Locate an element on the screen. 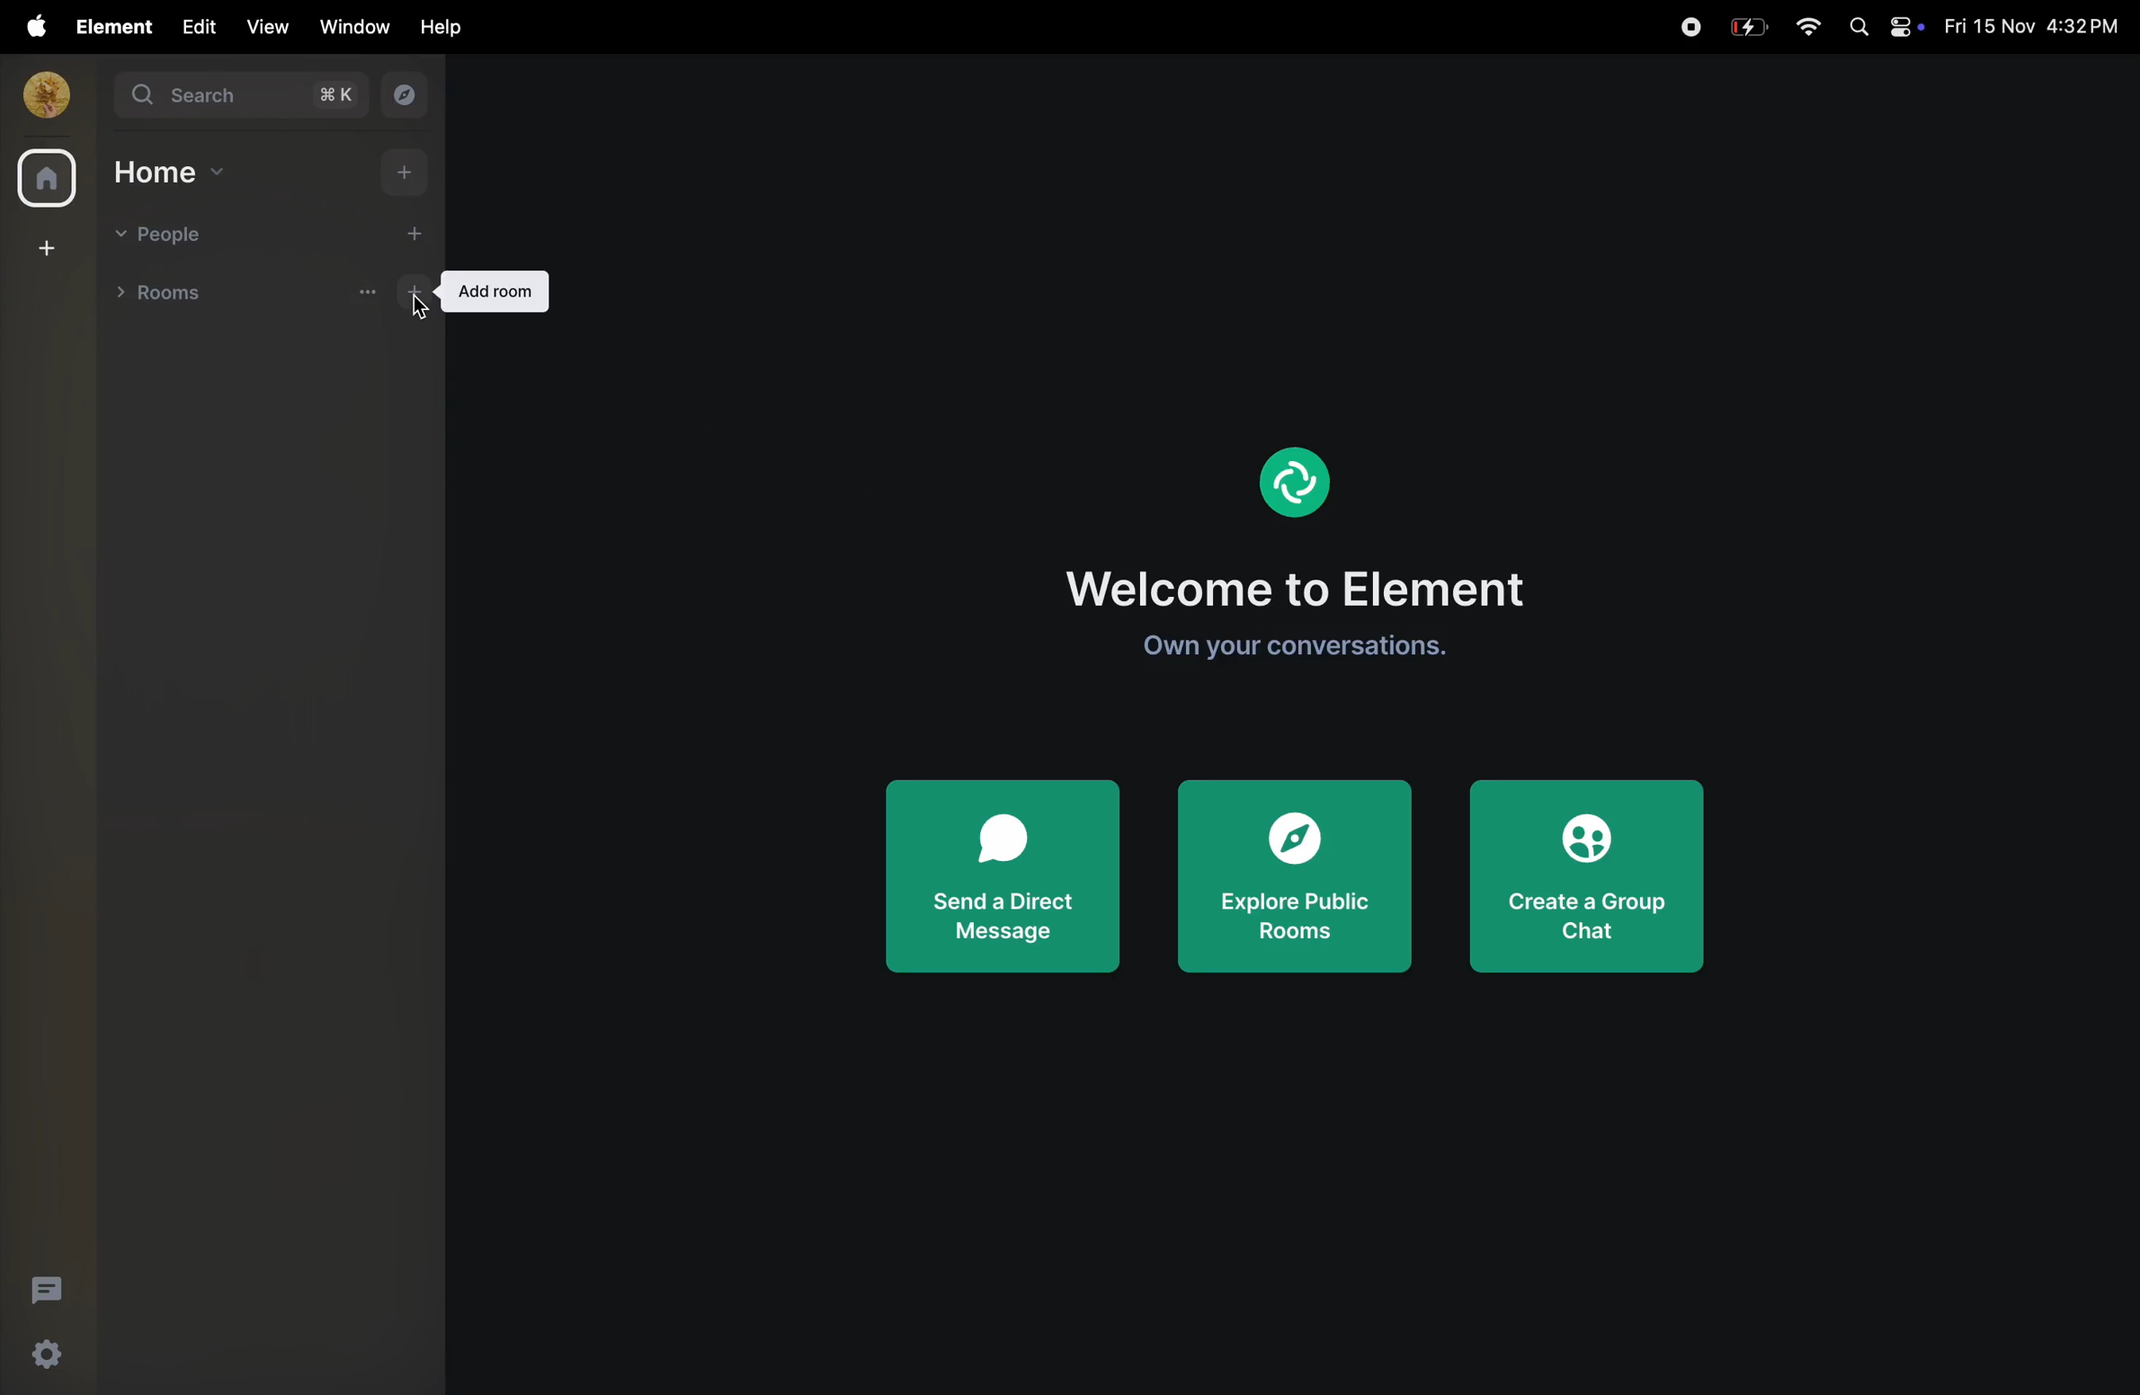 The height and width of the screenshot is (1395, 2140). edit is located at coordinates (194, 26).